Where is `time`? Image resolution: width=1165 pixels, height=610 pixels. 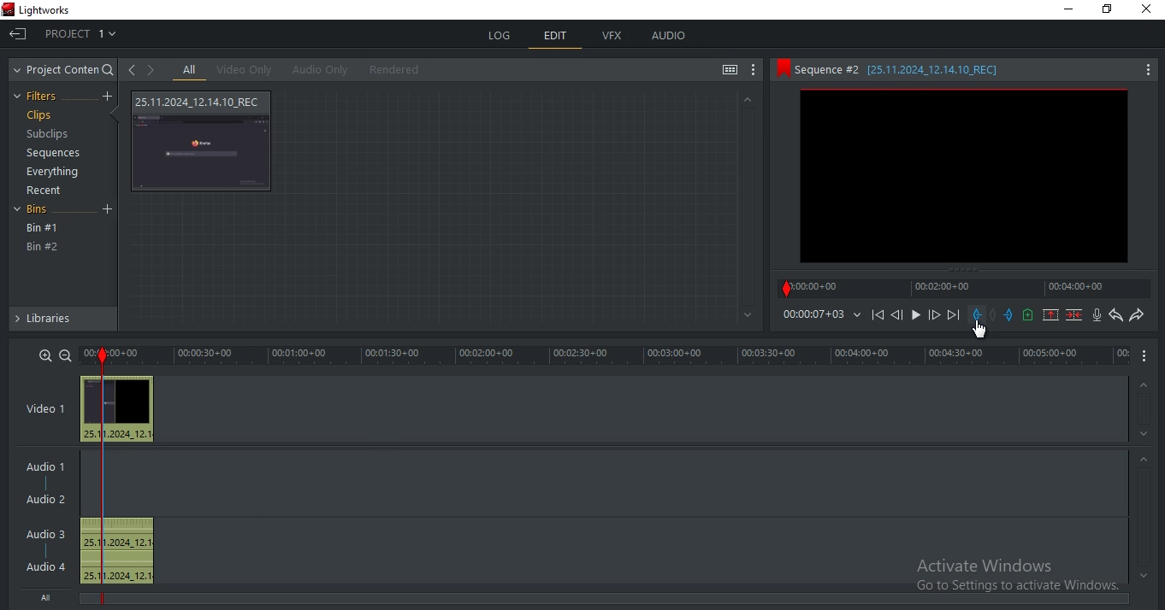 time is located at coordinates (605, 356).